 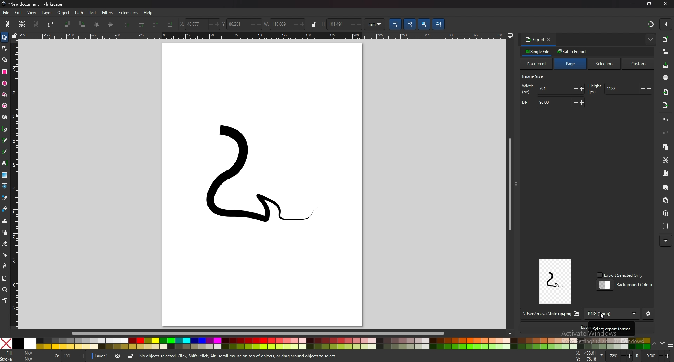 What do you see at coordinates (263, 333) in the screenshot?
I see `scroll bar` at bounding box center [263, 333].